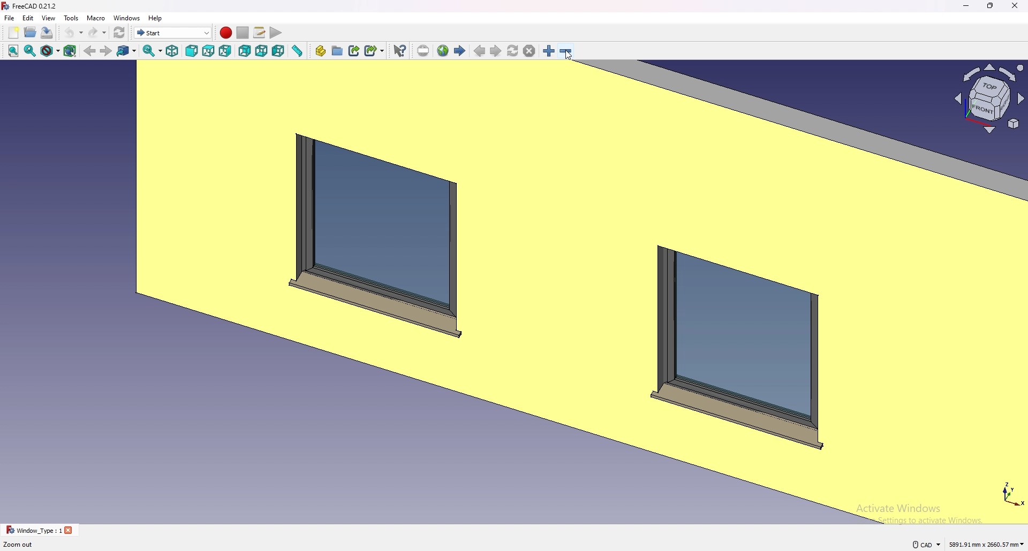 The image size is (1028, 551). What do you see at coordinates (473, 292) in the screenshot?
I see `workspace` at bounding box center [473, 292].